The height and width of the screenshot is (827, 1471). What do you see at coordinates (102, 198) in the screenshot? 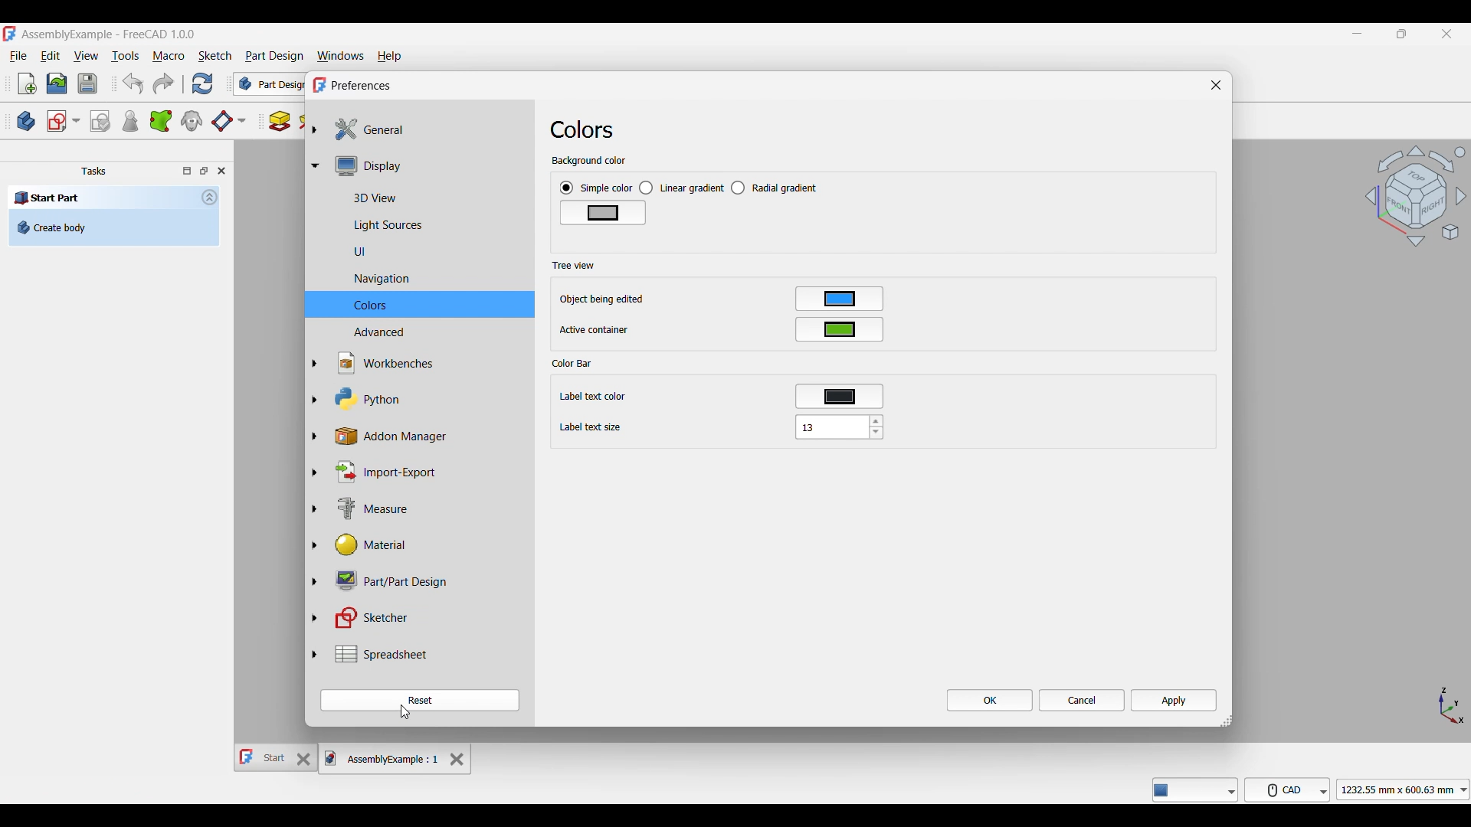
I see `Start Part - section title` at bounding box center [102, 198].